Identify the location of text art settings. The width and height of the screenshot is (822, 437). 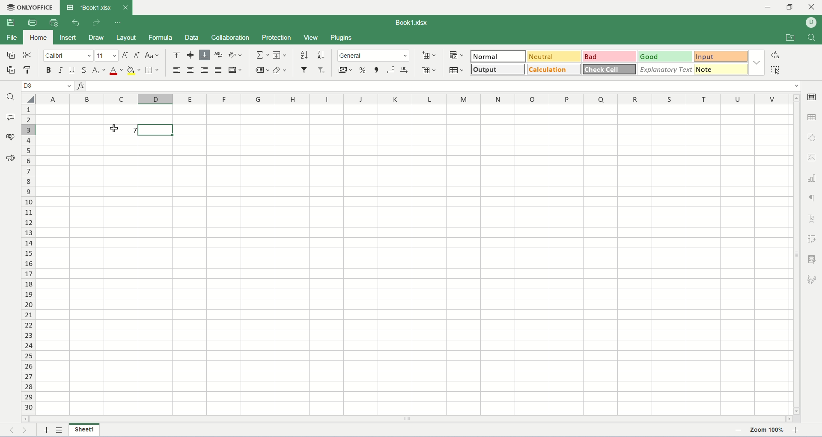
(813, 218).